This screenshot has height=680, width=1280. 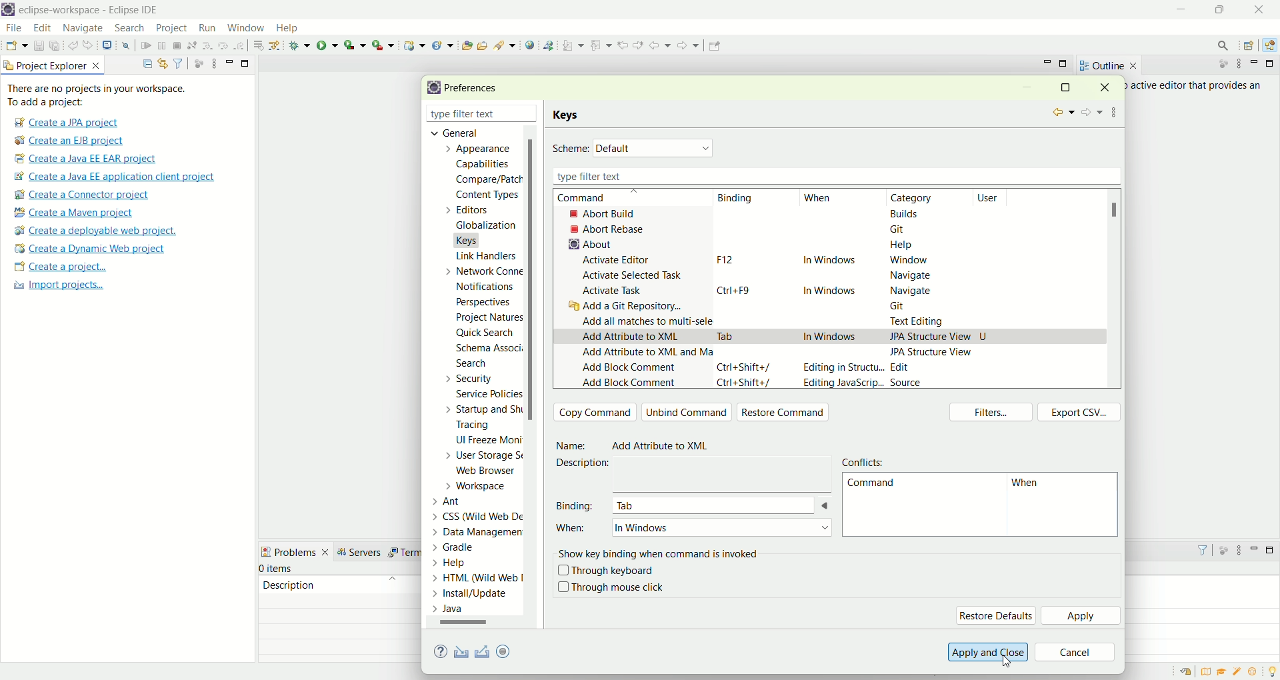 I want to click on scroll bar, so click(x=535, y=377).